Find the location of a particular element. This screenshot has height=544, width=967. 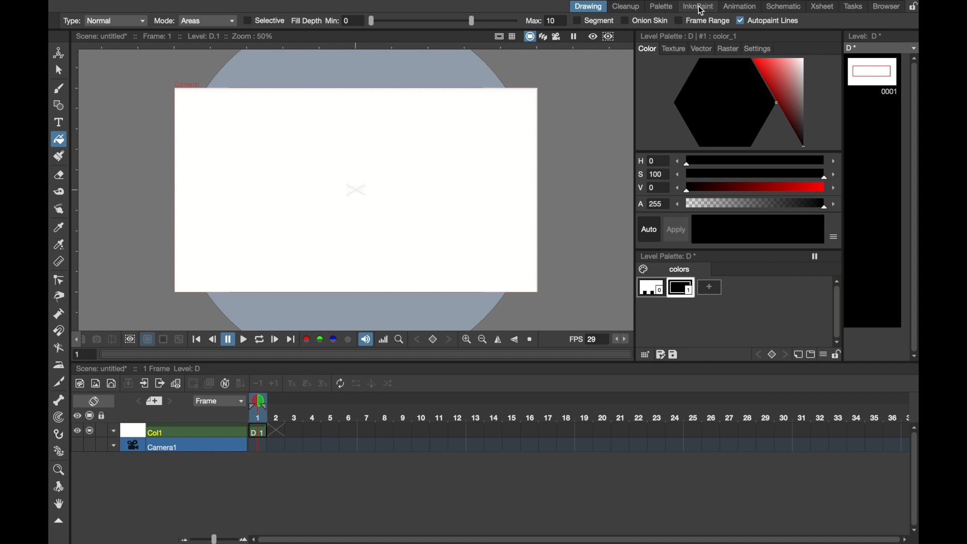

color wheel is located at coordinates (740, 103).